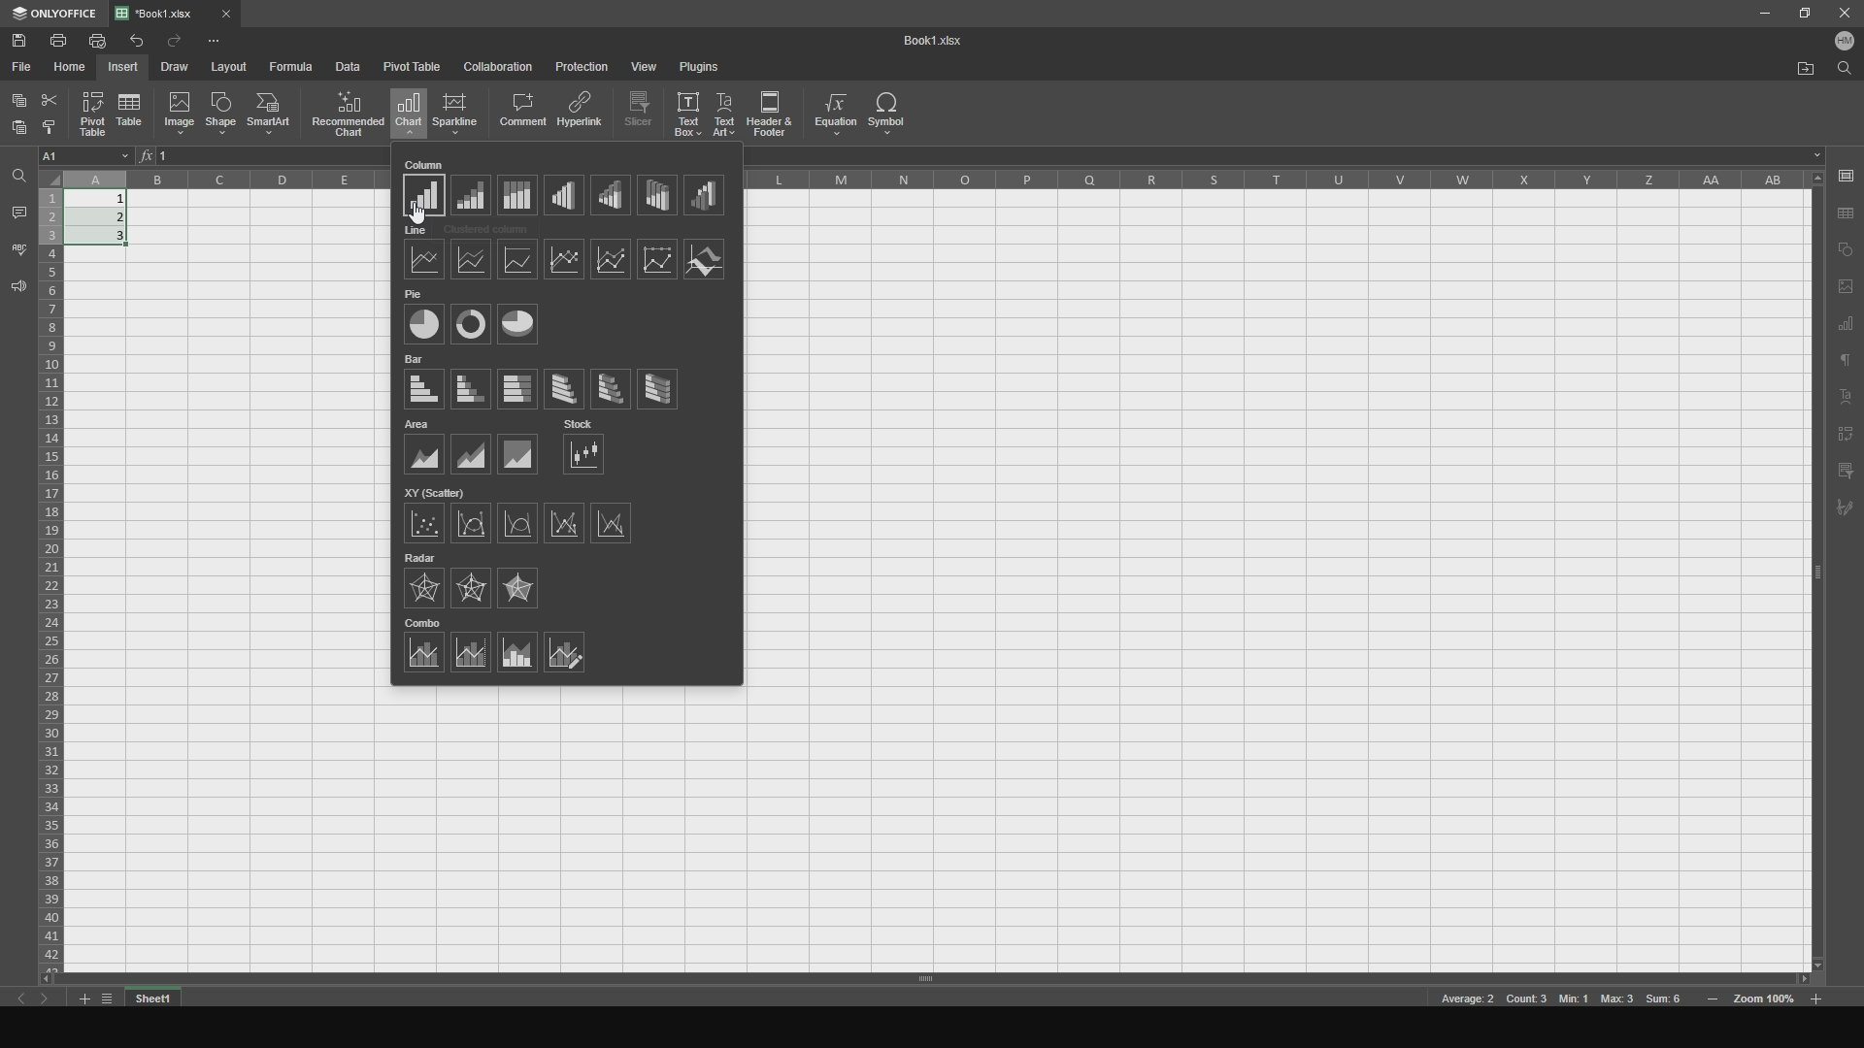  Describe the element at coordinates (1848, 434) in the screenshot. I see `pivot text` at that location.